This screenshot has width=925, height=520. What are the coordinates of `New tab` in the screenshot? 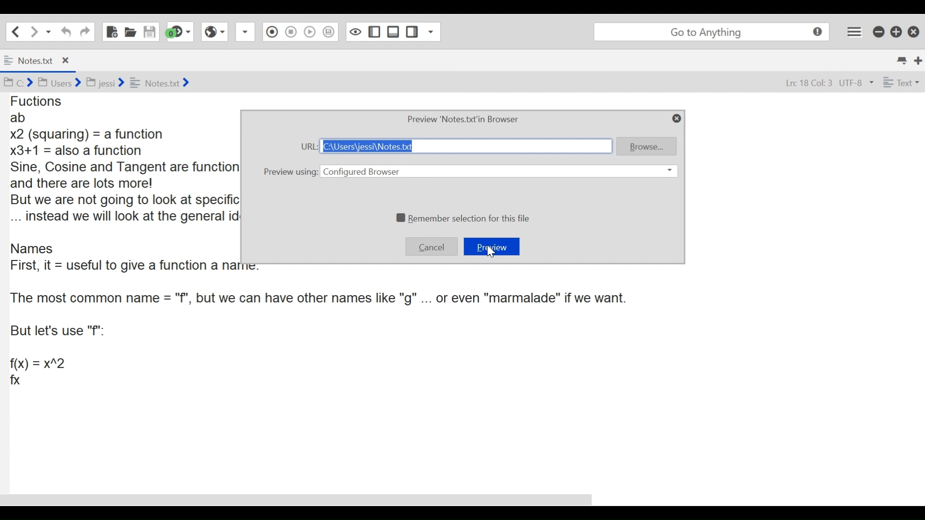 It's located at (916, 60).